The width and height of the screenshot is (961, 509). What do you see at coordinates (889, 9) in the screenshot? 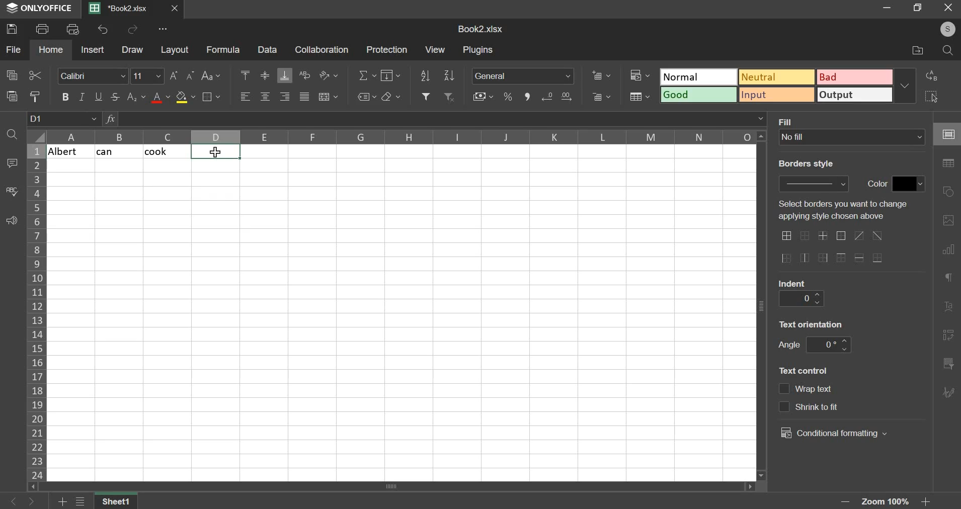
I see `minimize` at bounding box center [889, 9].